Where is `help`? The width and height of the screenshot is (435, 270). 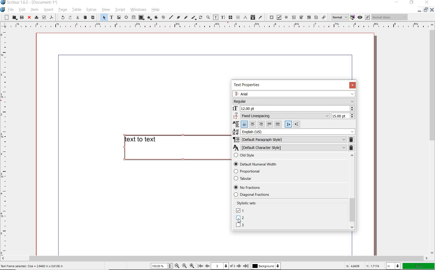
help is located at coordinates (157, 10).